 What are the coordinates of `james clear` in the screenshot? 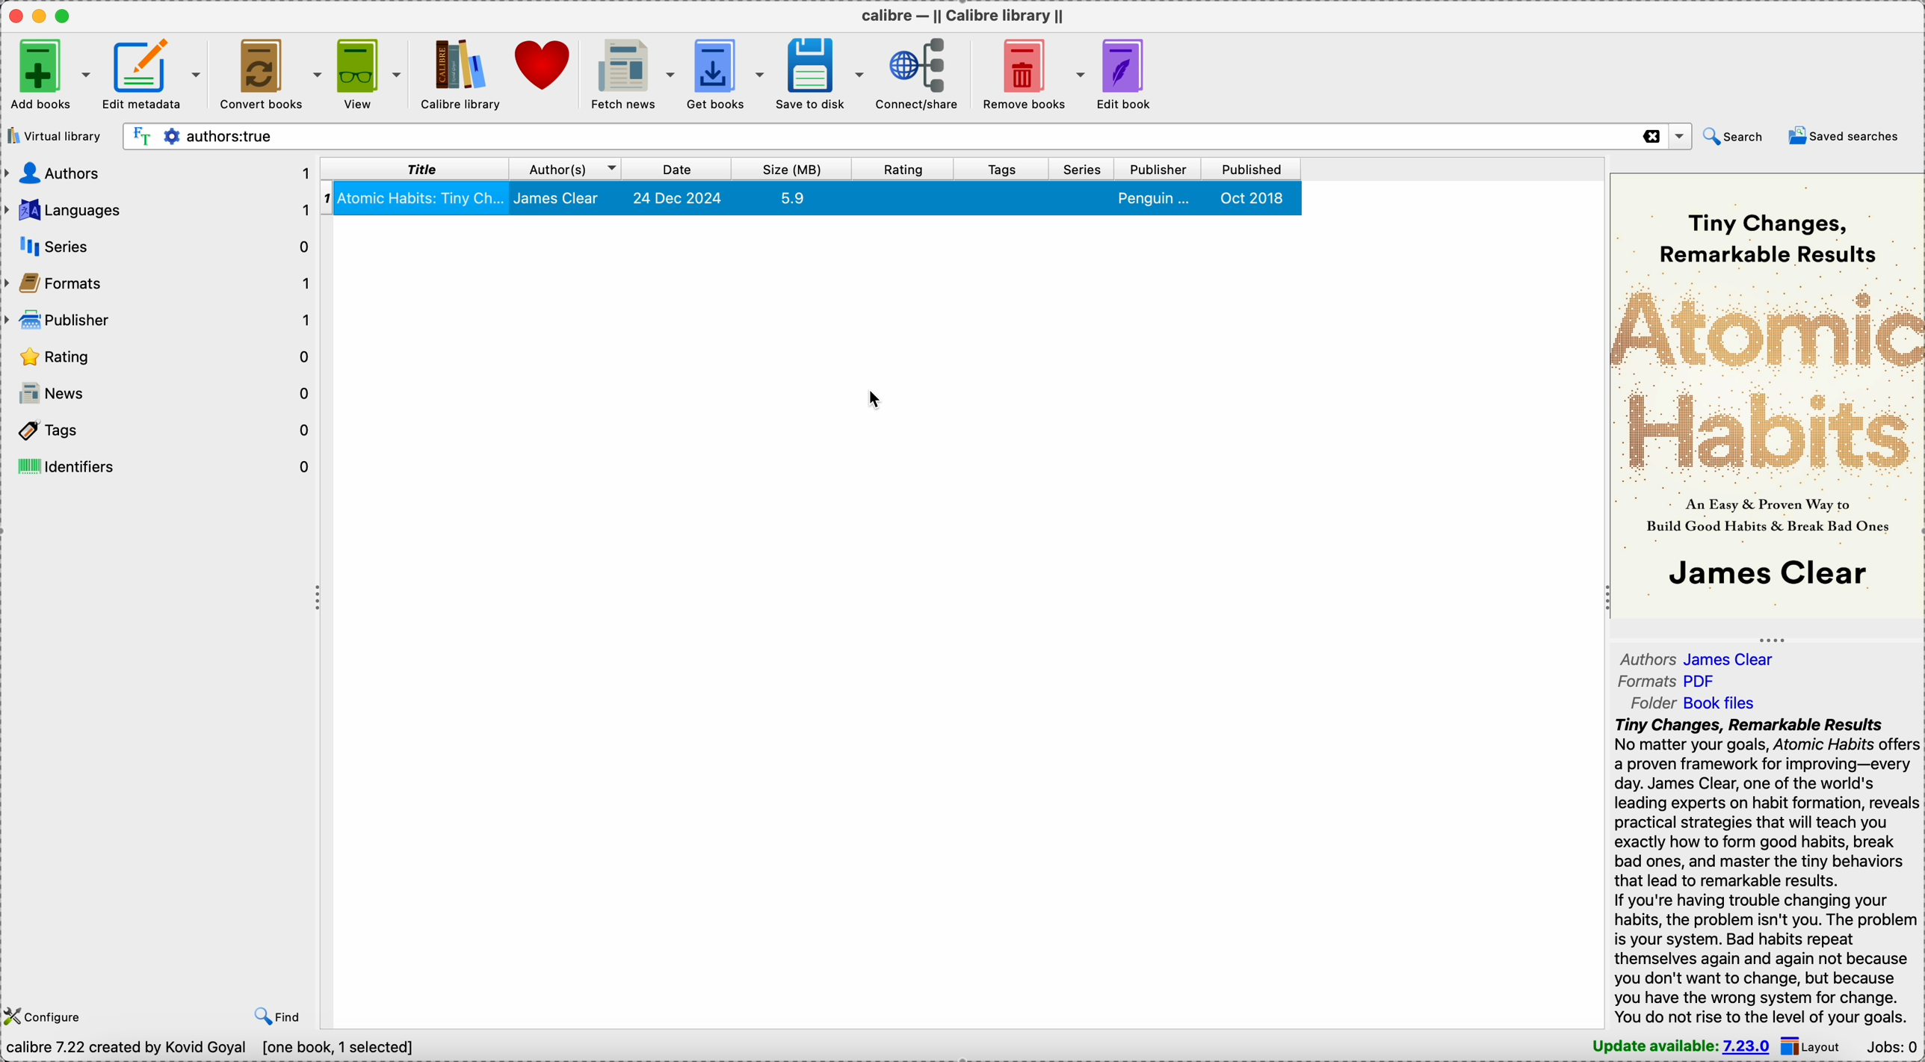 It's located at (562, 199).